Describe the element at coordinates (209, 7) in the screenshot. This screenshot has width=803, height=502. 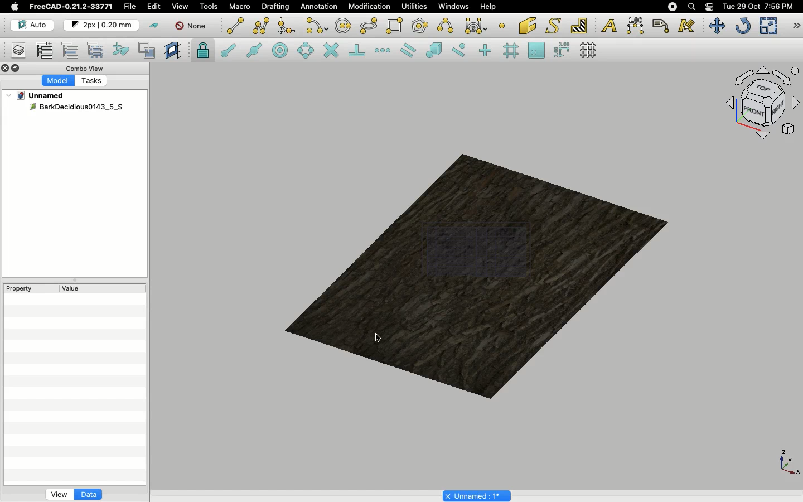
I see `Tools` at that location.